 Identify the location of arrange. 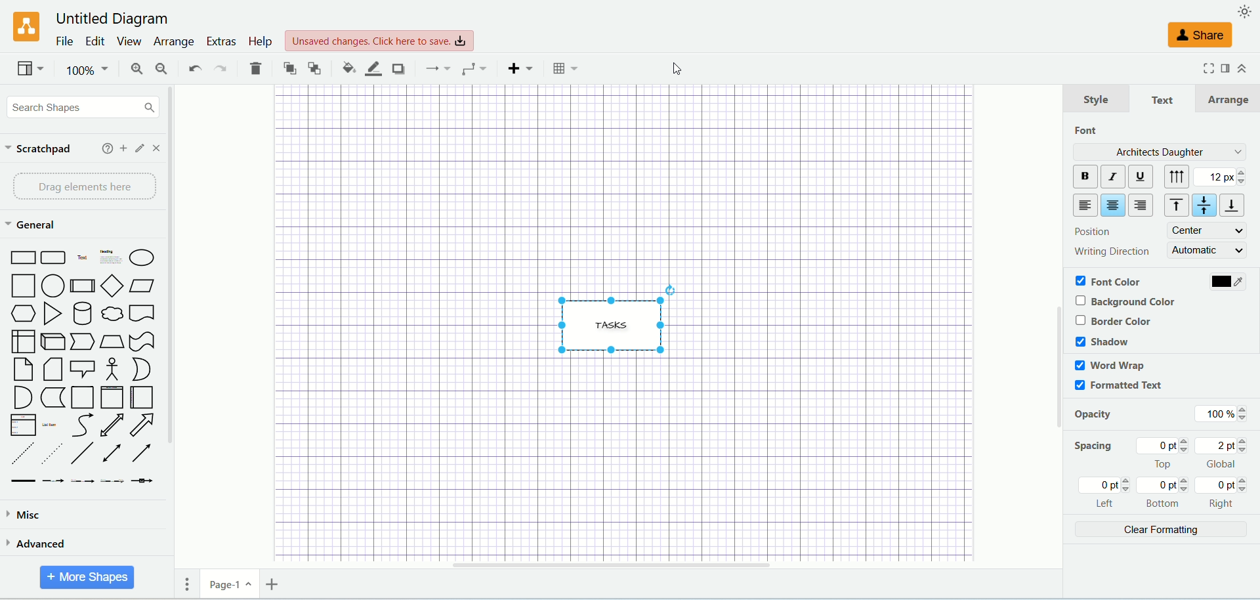
(1229, 97).